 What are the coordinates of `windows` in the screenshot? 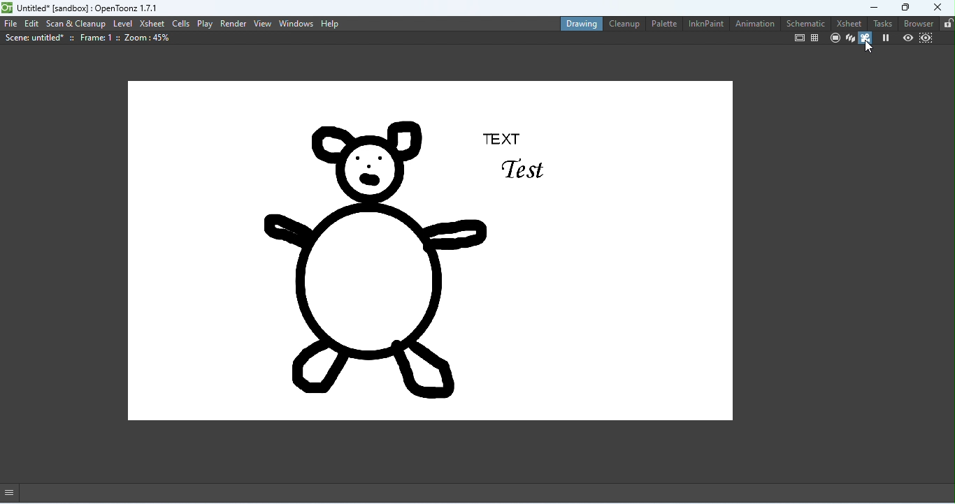 It's located at (296, 23).